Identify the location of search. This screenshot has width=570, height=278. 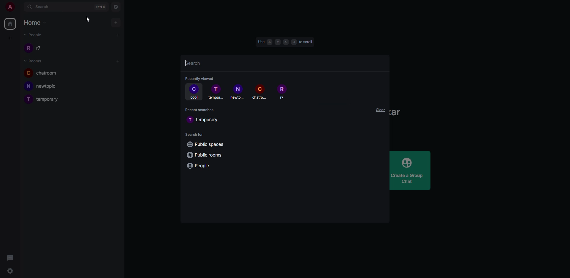
(41, 7).